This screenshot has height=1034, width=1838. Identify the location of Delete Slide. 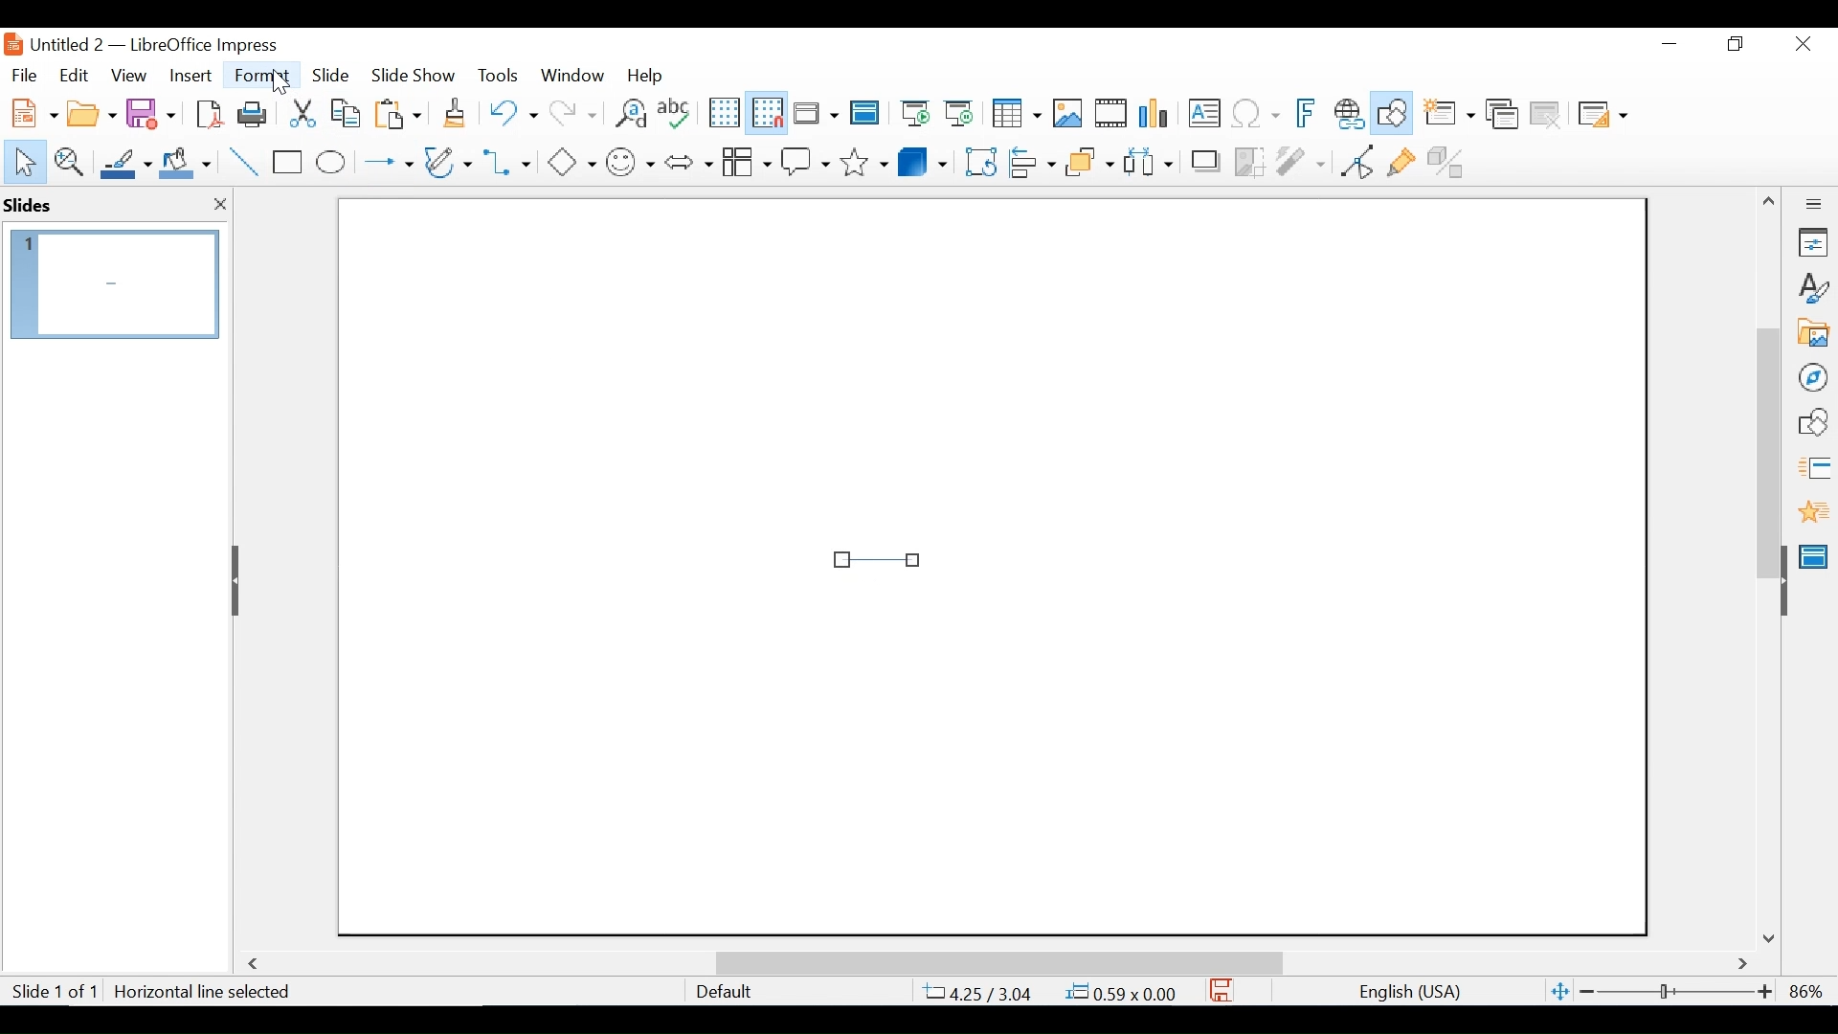
(1544, 115).